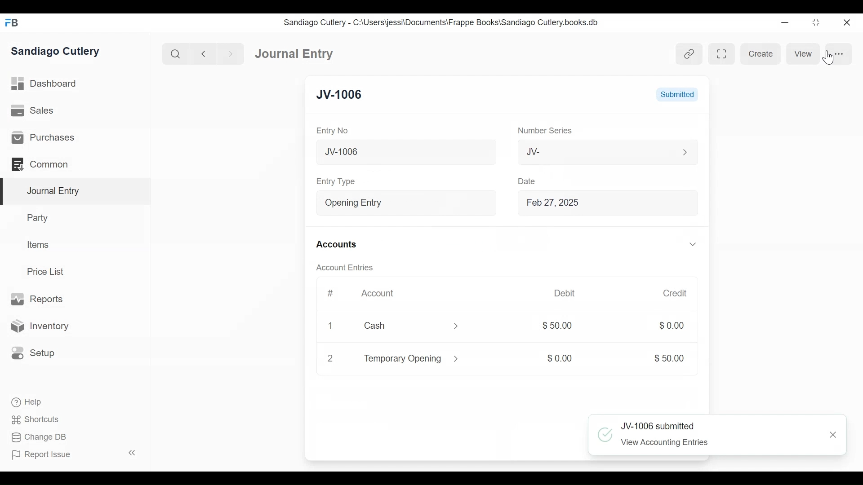 The height and width of the screenshot is (485, 863). Describe the element at coordinates (402, 152) in the screenshot. I see `New Journal Entry 03` at that location.